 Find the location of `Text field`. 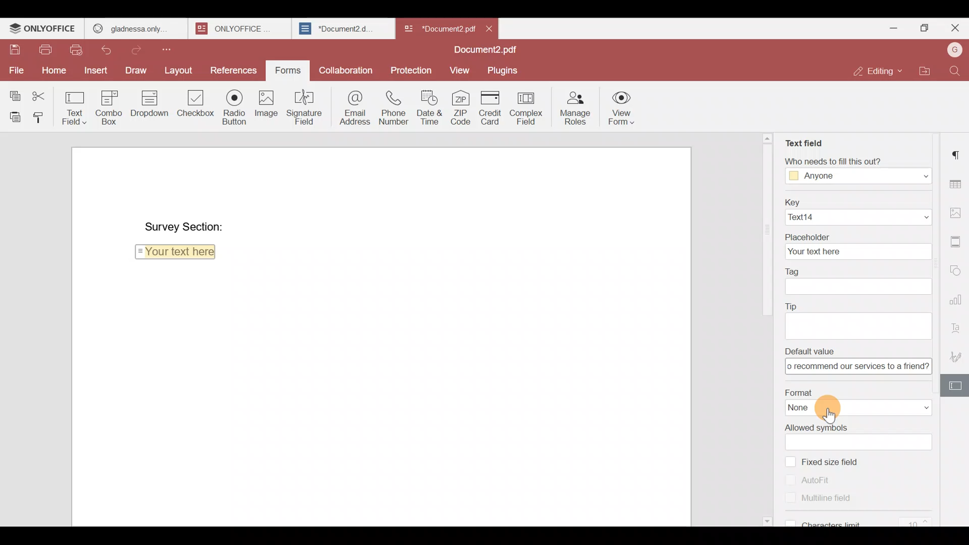

Text field is located at coordinates (803, 141).